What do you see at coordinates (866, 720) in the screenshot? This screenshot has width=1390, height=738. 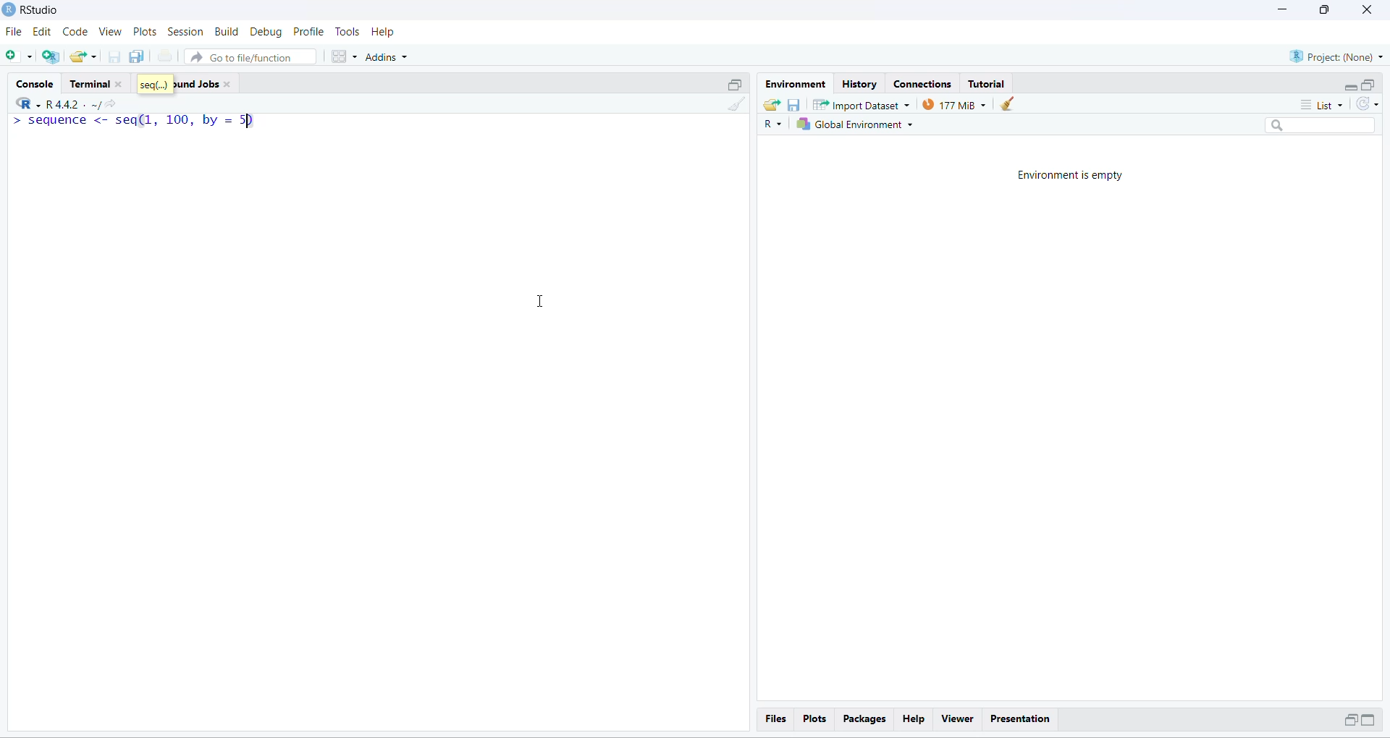 I see `packages` at bounding box center [866, 720].